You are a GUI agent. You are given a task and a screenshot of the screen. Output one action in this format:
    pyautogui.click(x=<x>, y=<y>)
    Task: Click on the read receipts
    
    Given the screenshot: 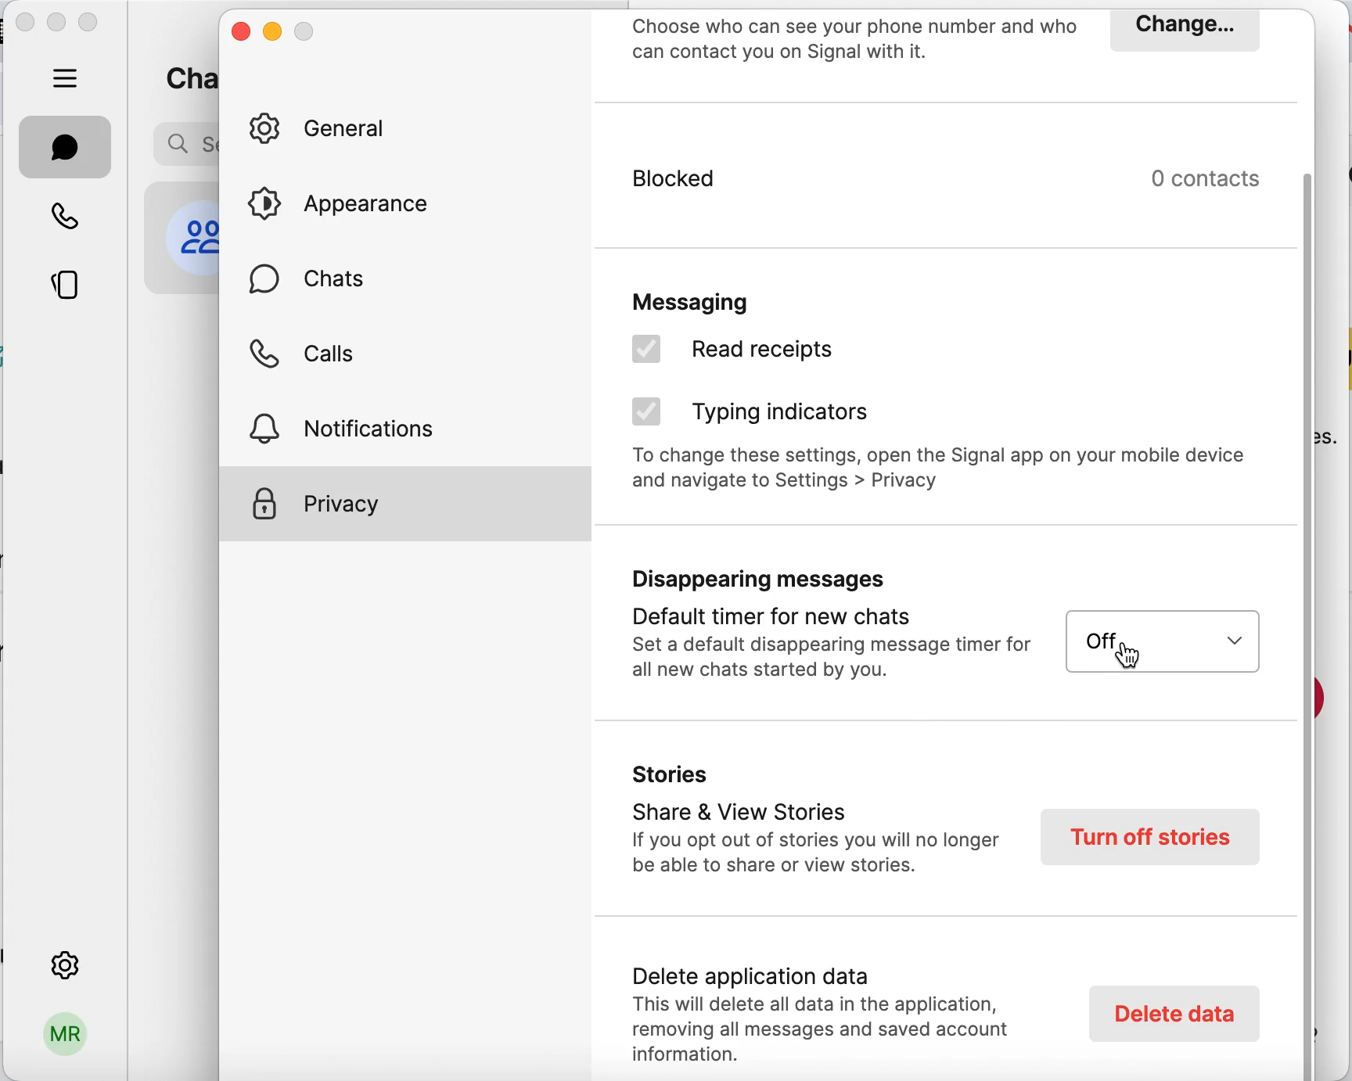 What is the action you would take?
    pyautogui.click(x=770, y=354)
    